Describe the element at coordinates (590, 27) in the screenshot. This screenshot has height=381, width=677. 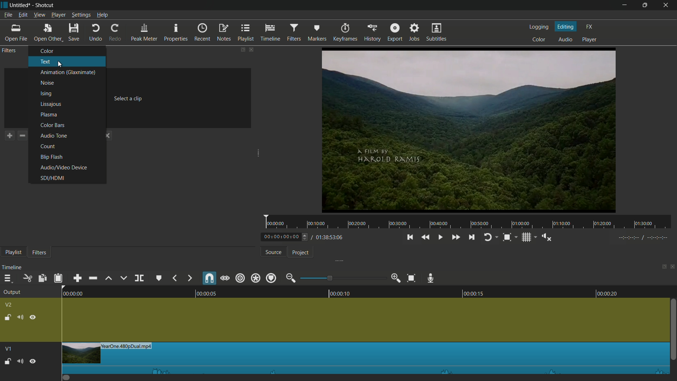
I see `fx` at that location.